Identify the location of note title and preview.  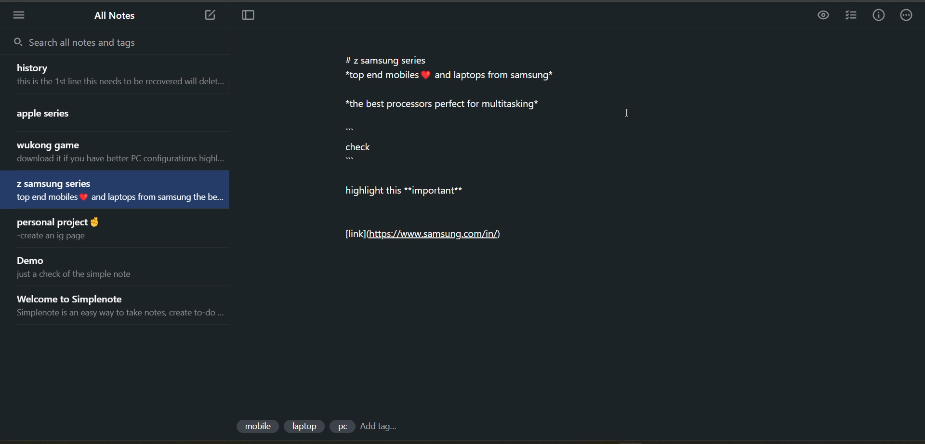
(120, 77).